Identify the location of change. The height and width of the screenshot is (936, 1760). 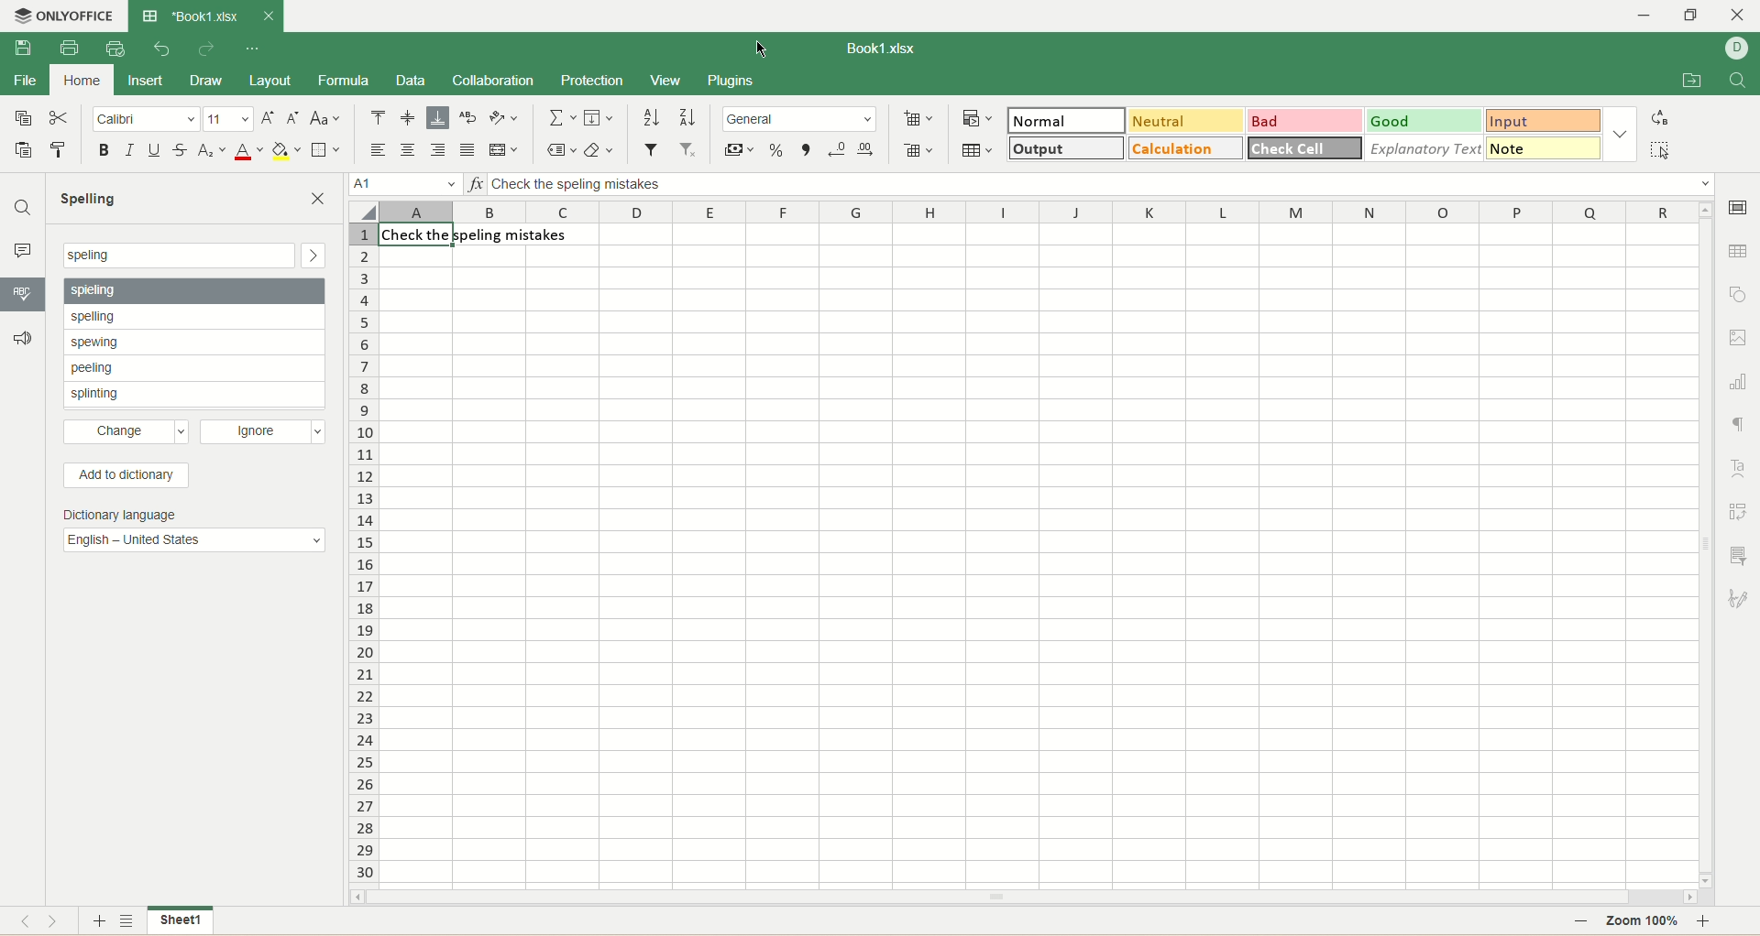
(123, 433).